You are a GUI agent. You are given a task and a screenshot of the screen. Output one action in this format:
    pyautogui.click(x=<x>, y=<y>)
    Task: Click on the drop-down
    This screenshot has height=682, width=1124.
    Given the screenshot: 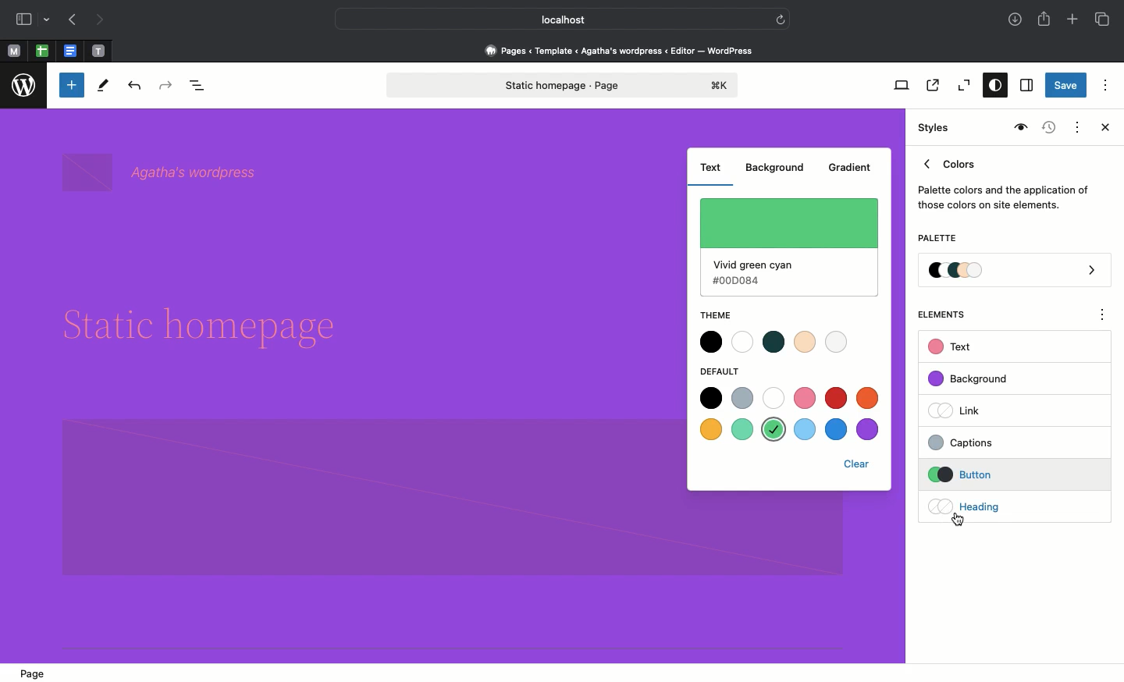 What is the action you would take?
    pyautogui.click(x=49, y=20)
    